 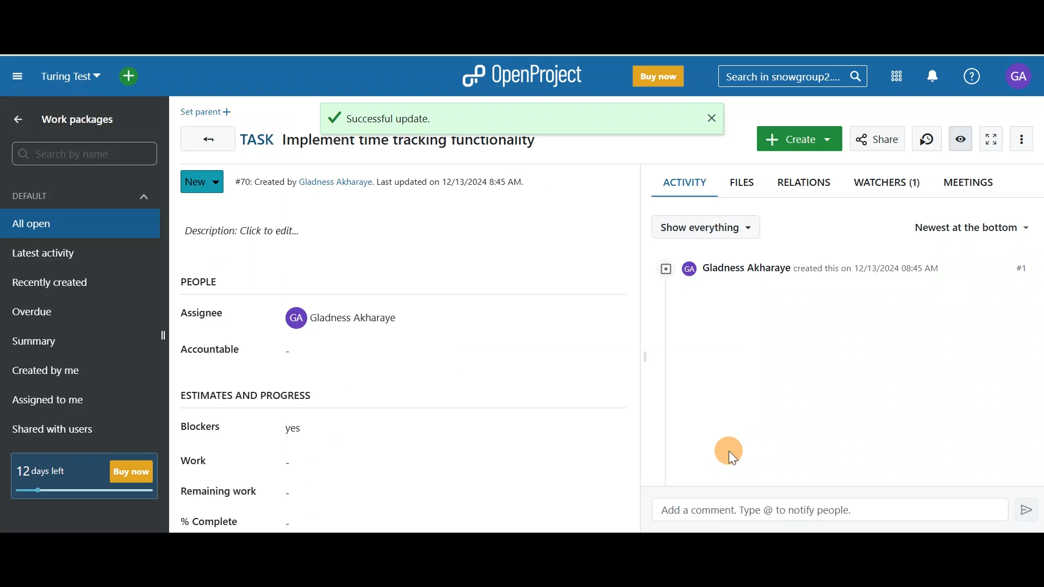 What do you see at coordinates (846, 272) in the screenshot?
I see `Gladness Akharaye created this on 12/13/2024 08:45 AM #1` at bounding box center [846, 272].